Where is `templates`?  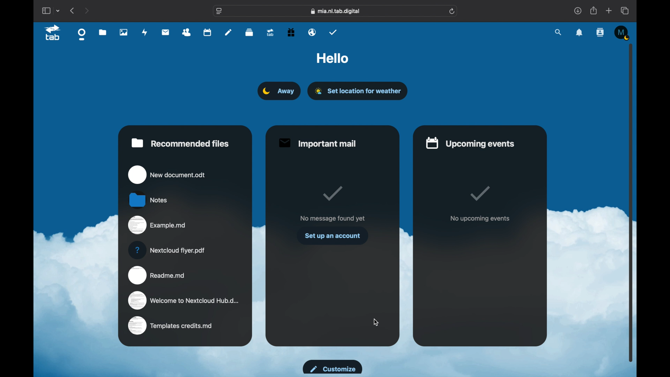
templates is located at coordinates (170, 326).